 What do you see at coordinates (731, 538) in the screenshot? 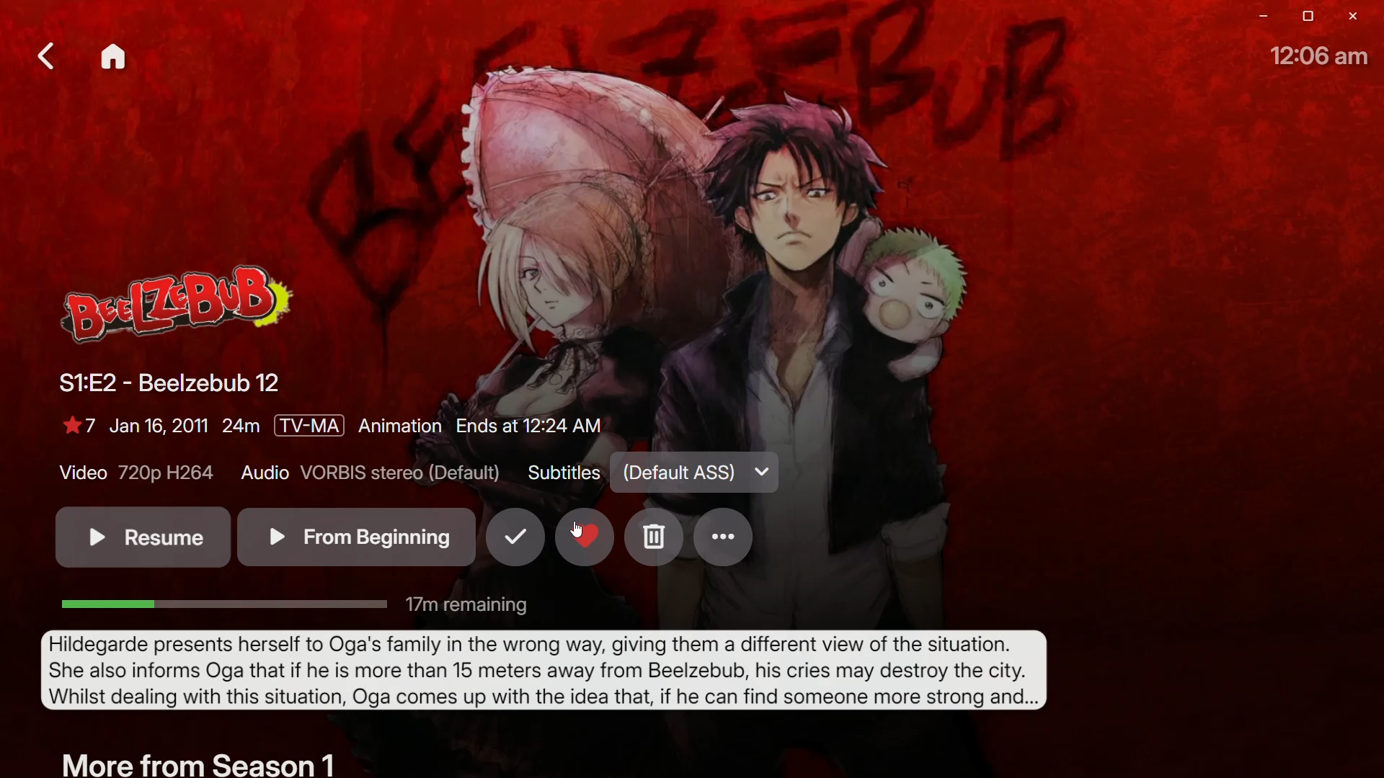
I see `Options` at bounding box center [731, 538].